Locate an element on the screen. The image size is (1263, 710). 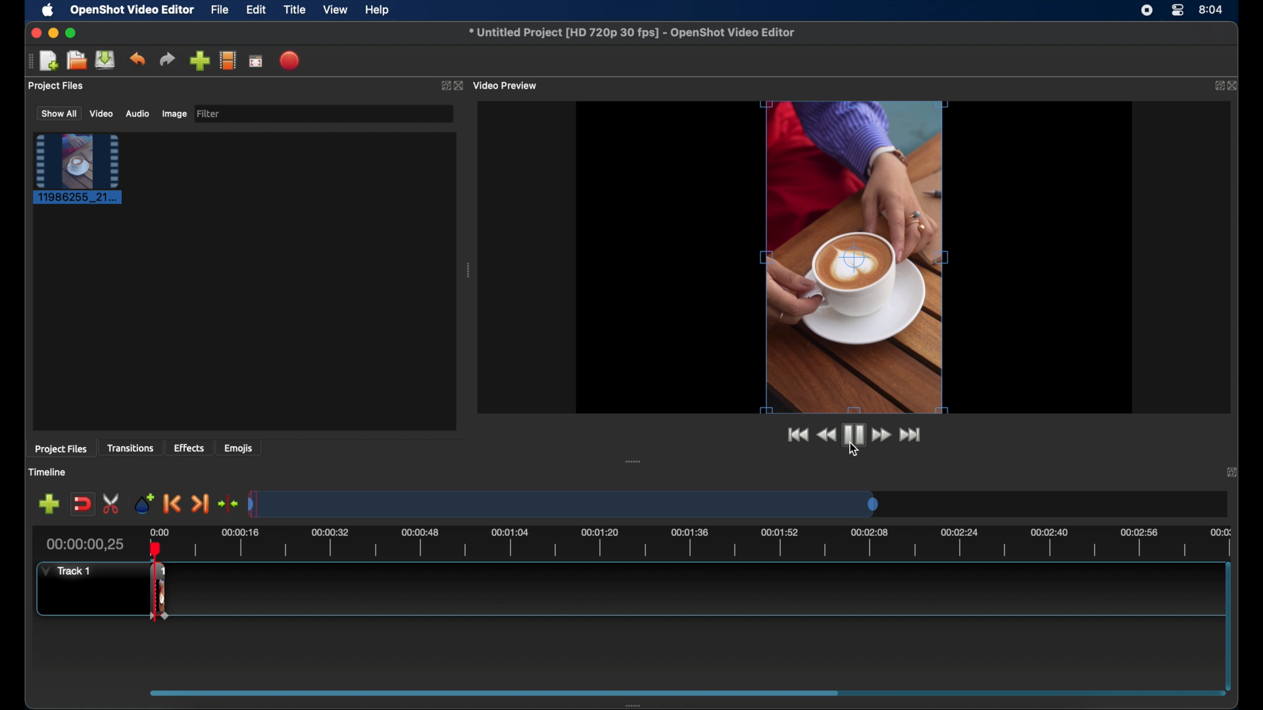
project files is located at coordinates (57, 86).